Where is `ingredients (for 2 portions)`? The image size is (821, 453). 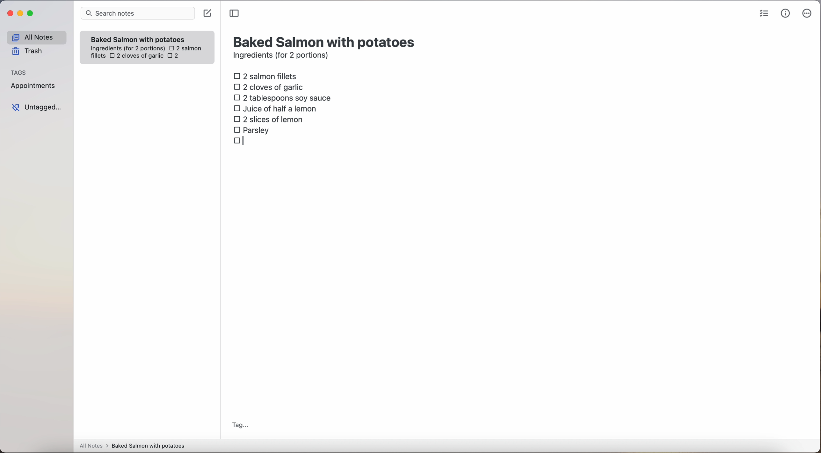 ingredients (for 2 portions) is located at coordinates (283, 56).